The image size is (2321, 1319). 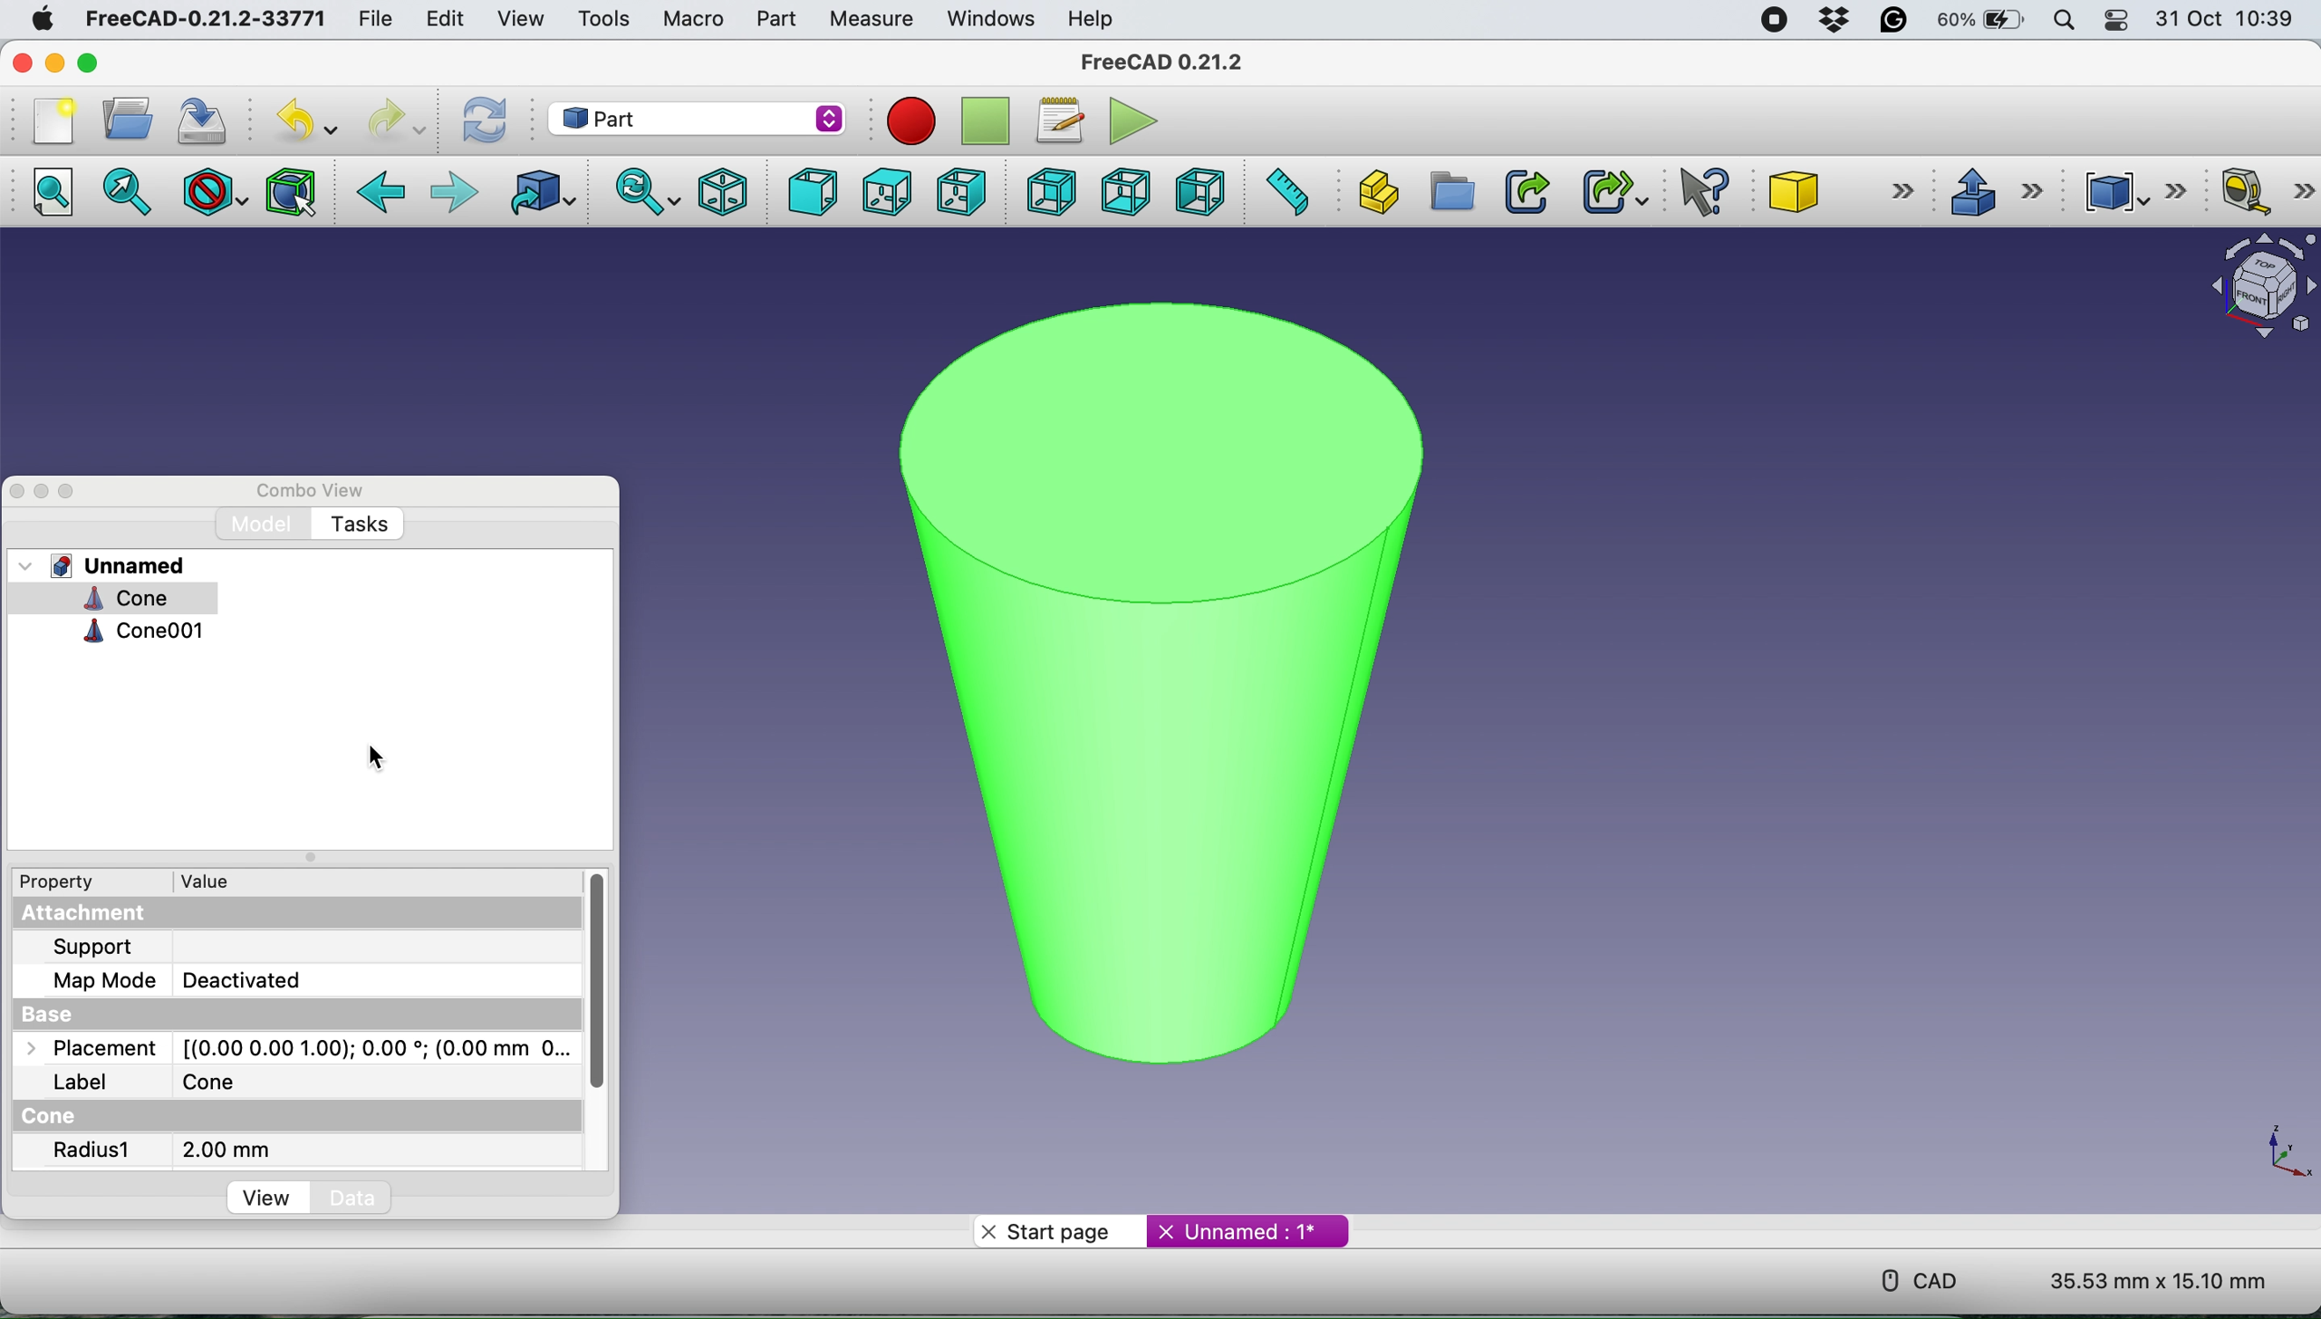 I want to click on grammarly, so click(x=1895, y=24).